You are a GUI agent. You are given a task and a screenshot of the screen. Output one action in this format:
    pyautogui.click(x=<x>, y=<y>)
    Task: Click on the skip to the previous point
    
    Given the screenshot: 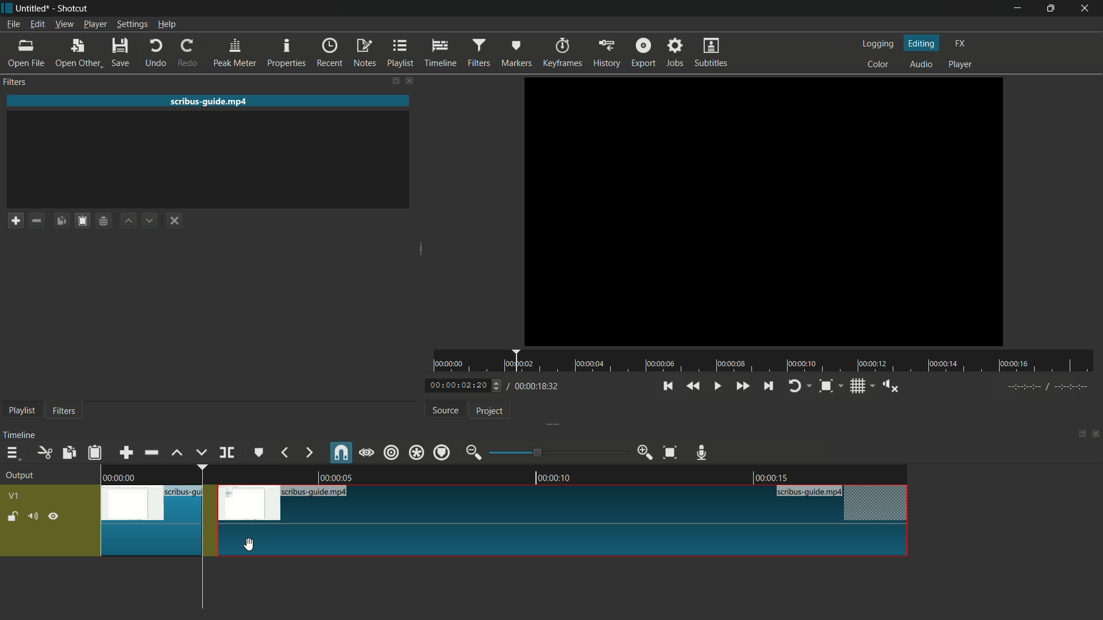 What is the action you would take?
    pyautogui.click(x=668, y=386)
    